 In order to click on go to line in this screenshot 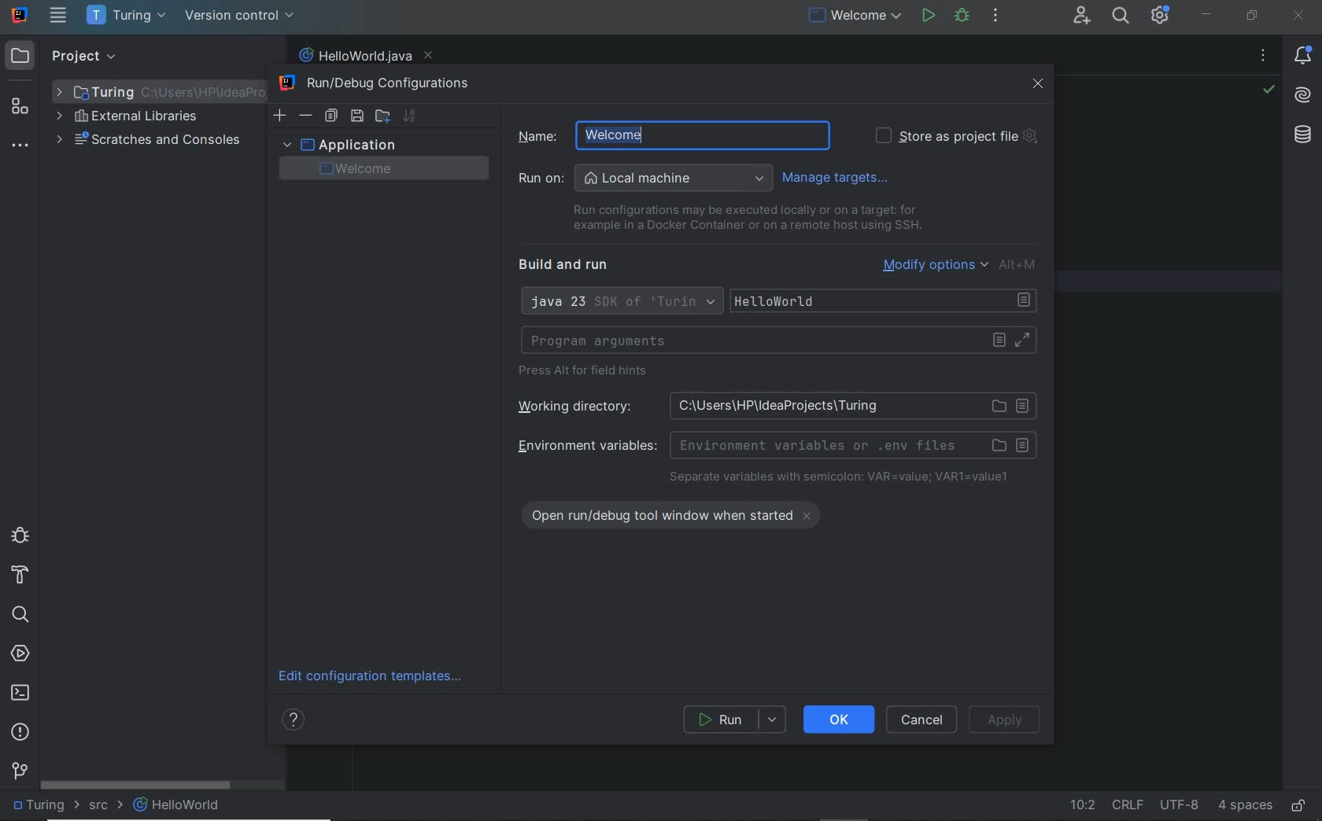, I will do `click(1081, 807)`.